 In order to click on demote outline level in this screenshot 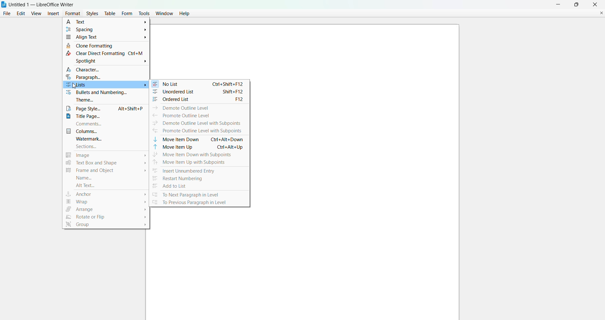, I will do `click(183, 108)`.